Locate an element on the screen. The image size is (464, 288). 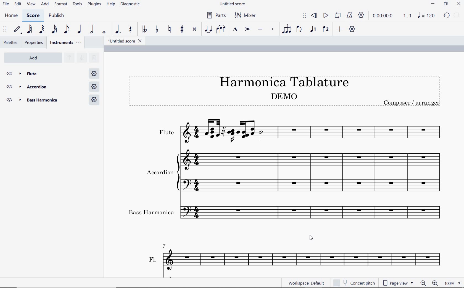
workspace: default is located at coordinates (305, 283).